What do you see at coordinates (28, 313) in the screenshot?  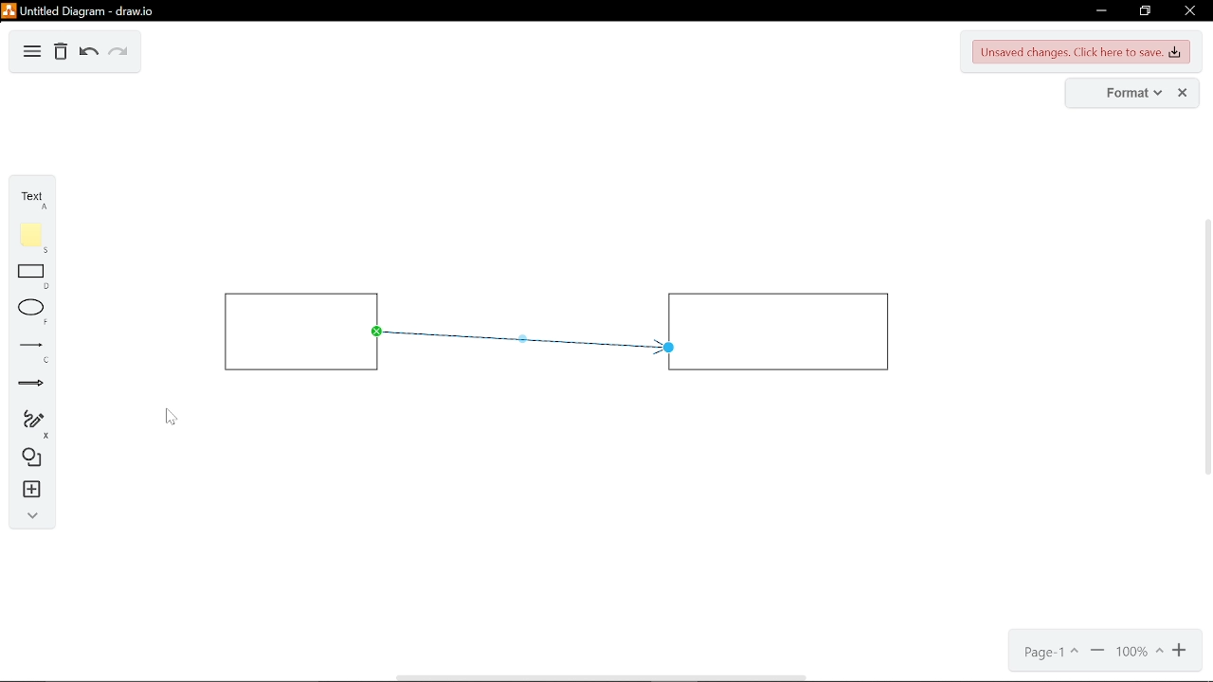 I see `ellipse` at bounding box center [28, 313].